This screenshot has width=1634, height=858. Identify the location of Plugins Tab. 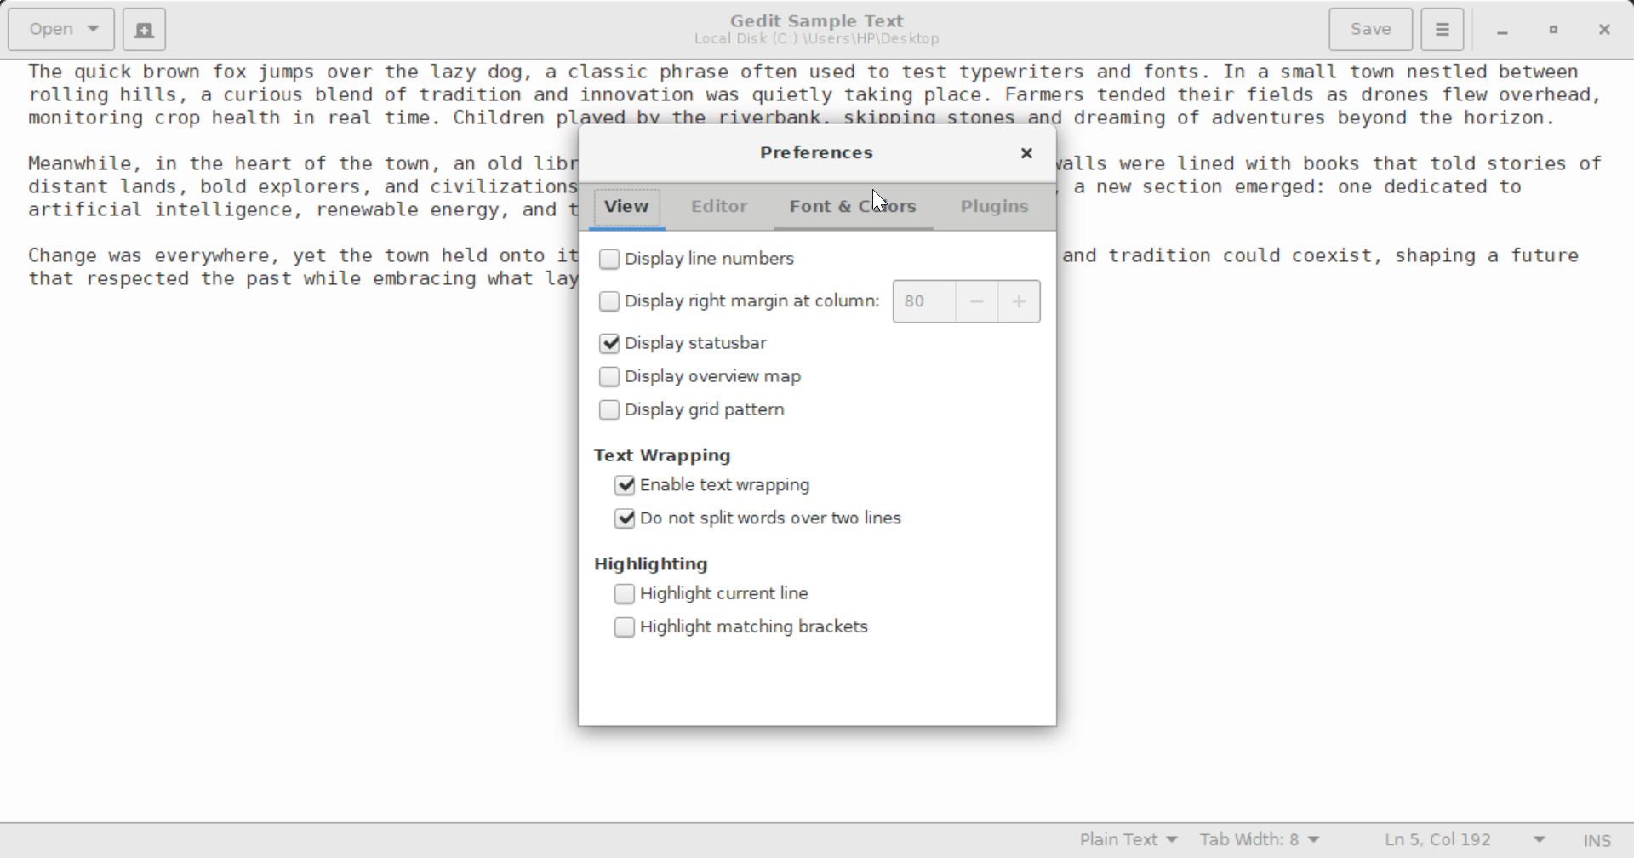
(992, 209).